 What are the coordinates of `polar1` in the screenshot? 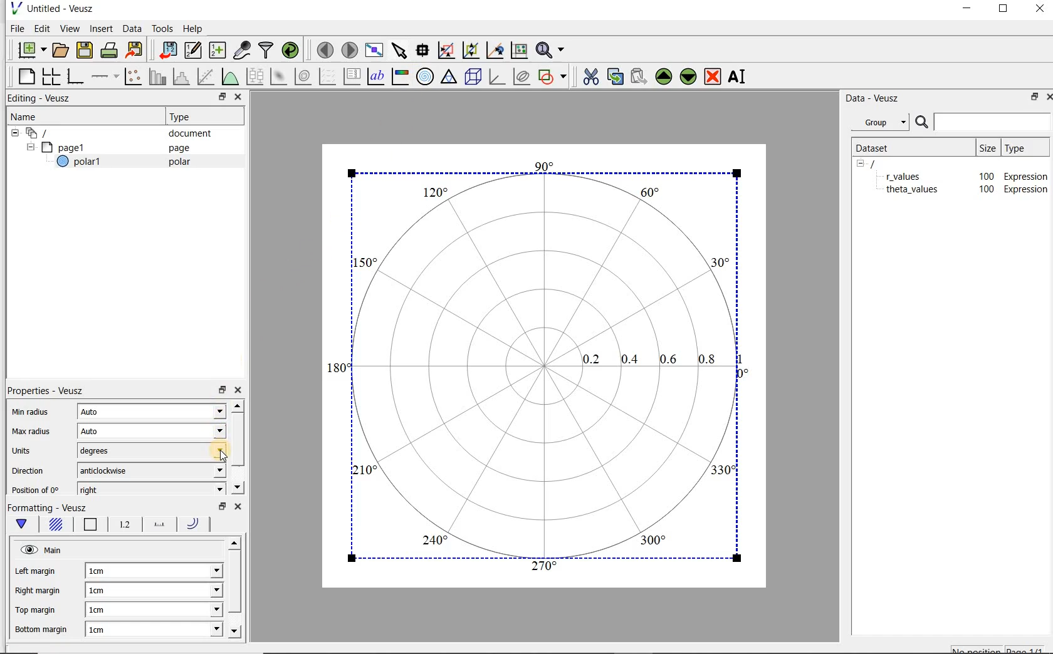 It's located at (85, 163).